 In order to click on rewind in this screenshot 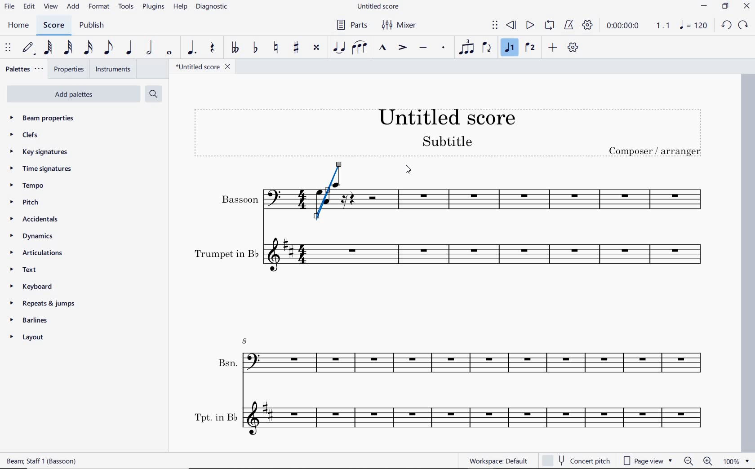, I will do `click(511, 26)`.